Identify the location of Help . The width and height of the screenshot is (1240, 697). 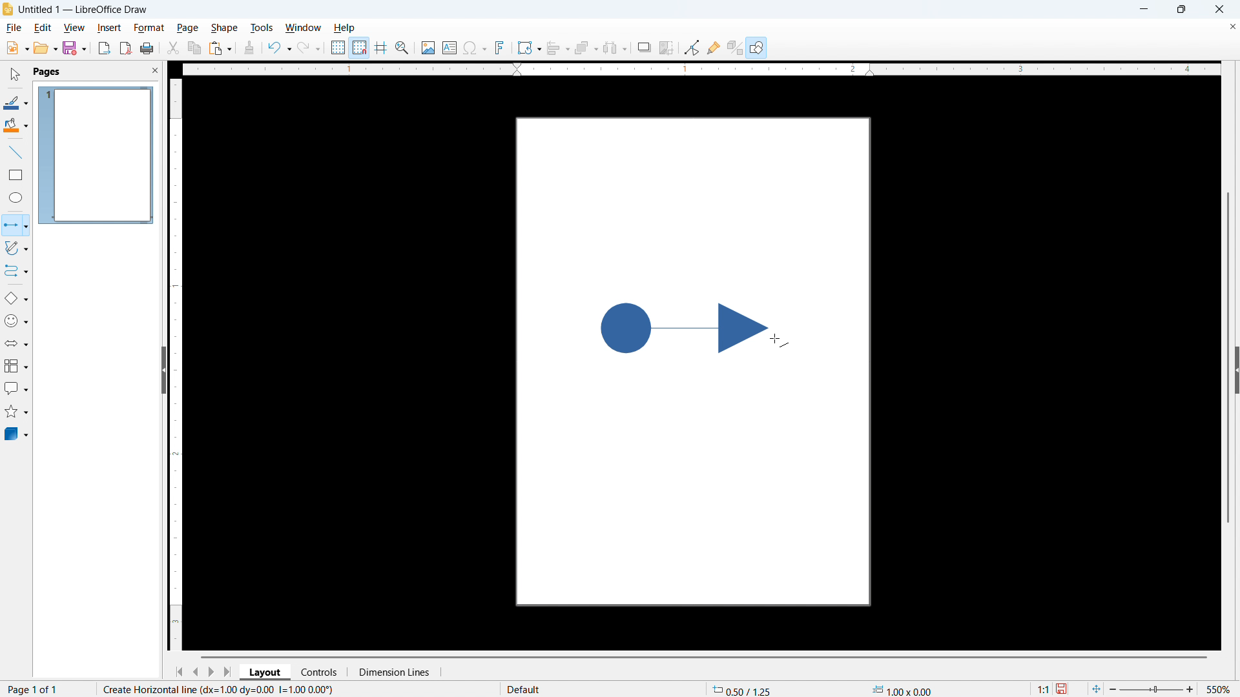
(757, 47).